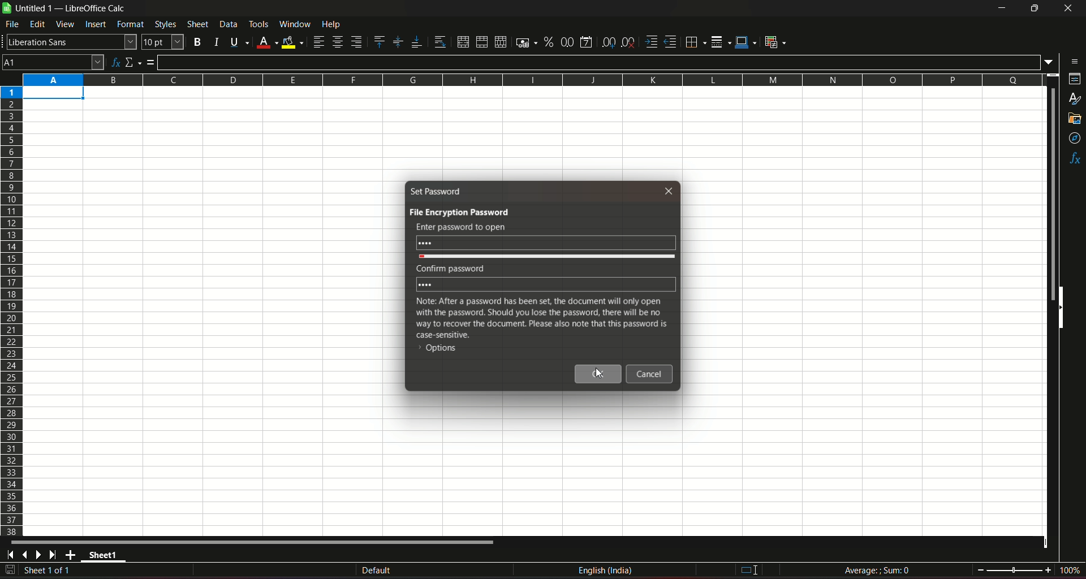 Image resolution: width=1086 pixels, height=579 pixels. I want to click on align center, so click(337, 42).